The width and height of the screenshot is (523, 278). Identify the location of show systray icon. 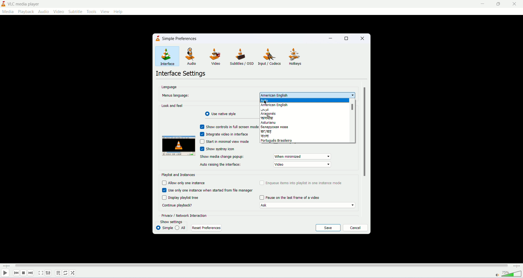
(220, 149).